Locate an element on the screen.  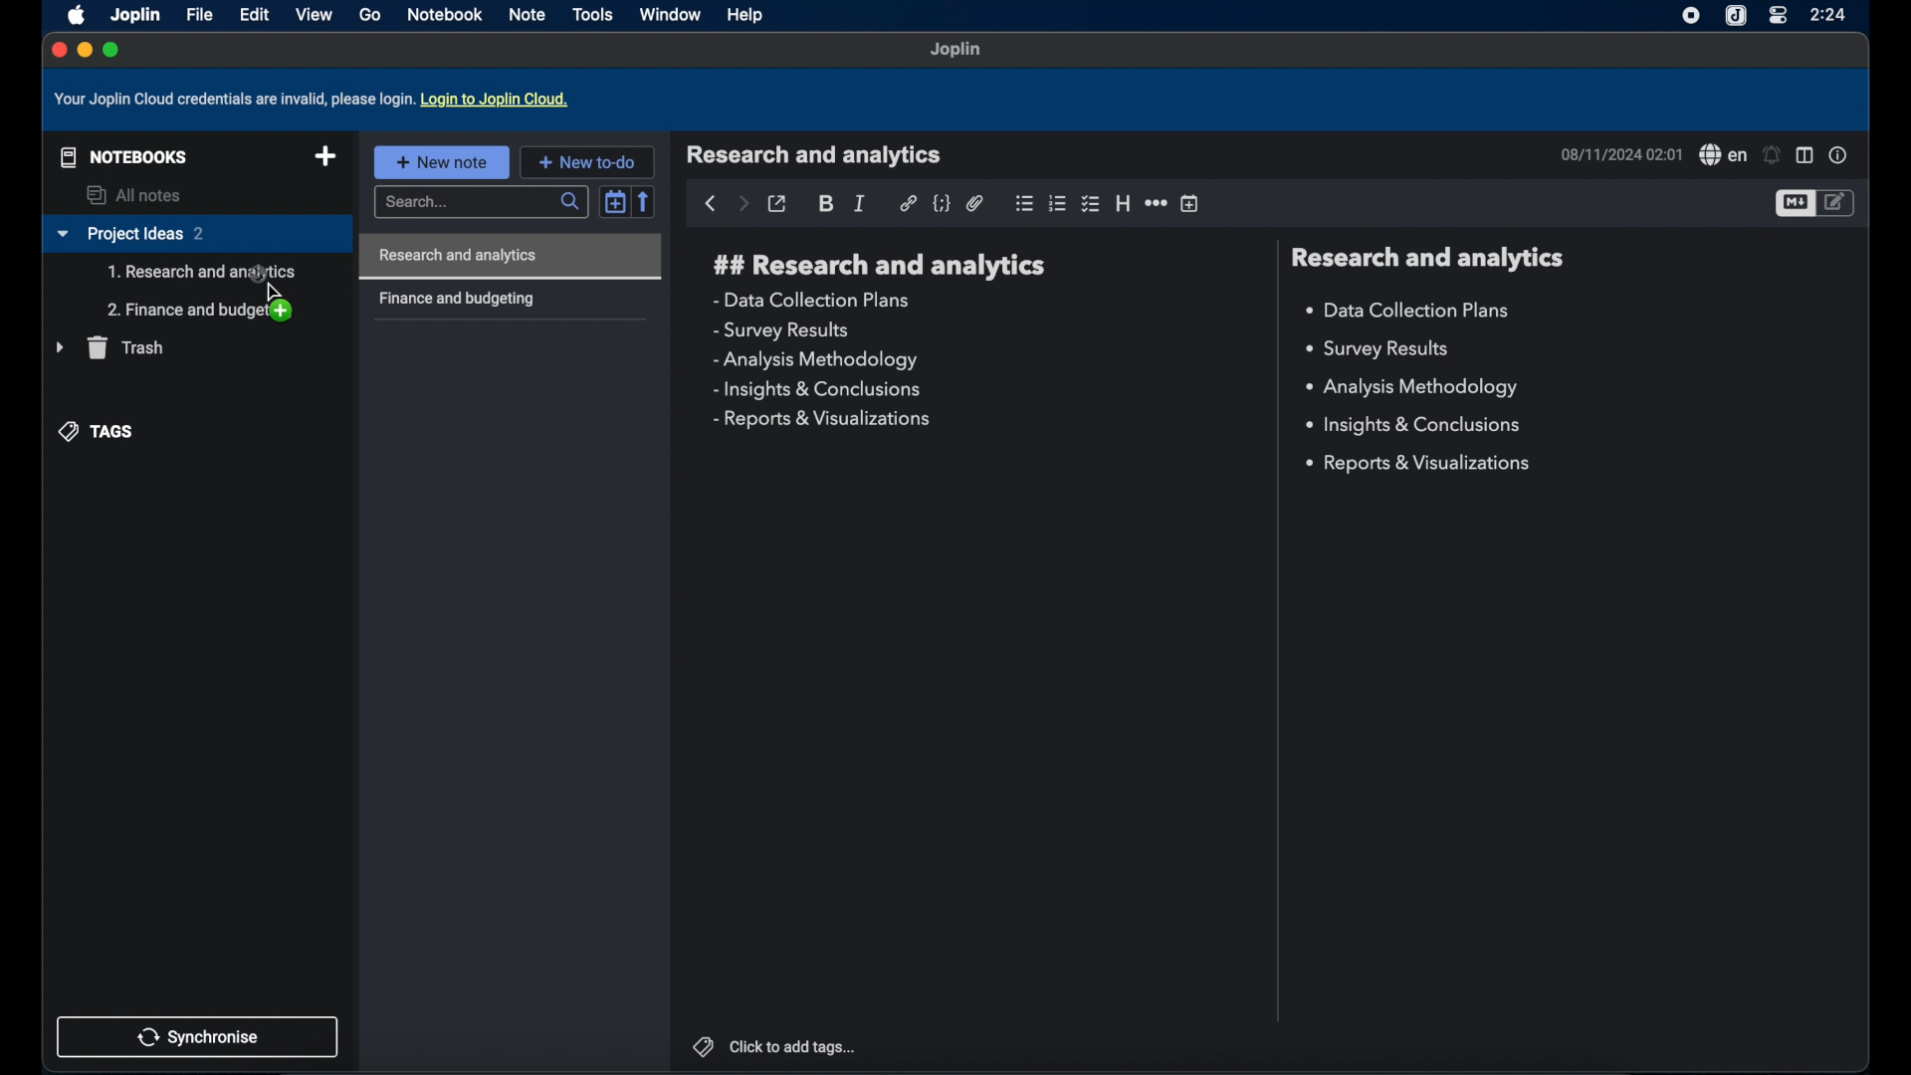
minimize is located at coordinates (84, 51).